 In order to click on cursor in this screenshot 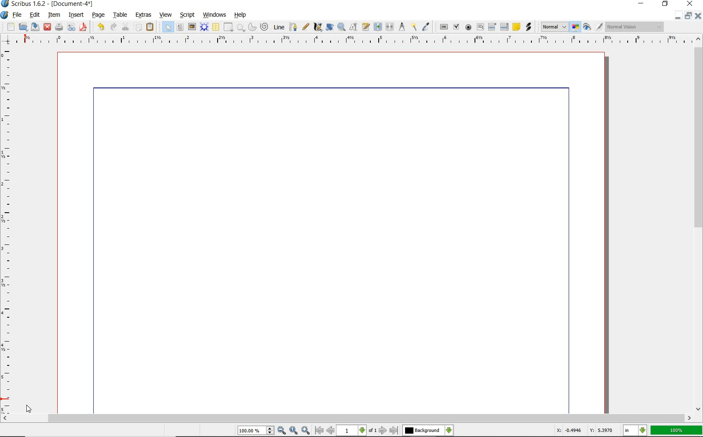, I will do `click(29, 409)`.